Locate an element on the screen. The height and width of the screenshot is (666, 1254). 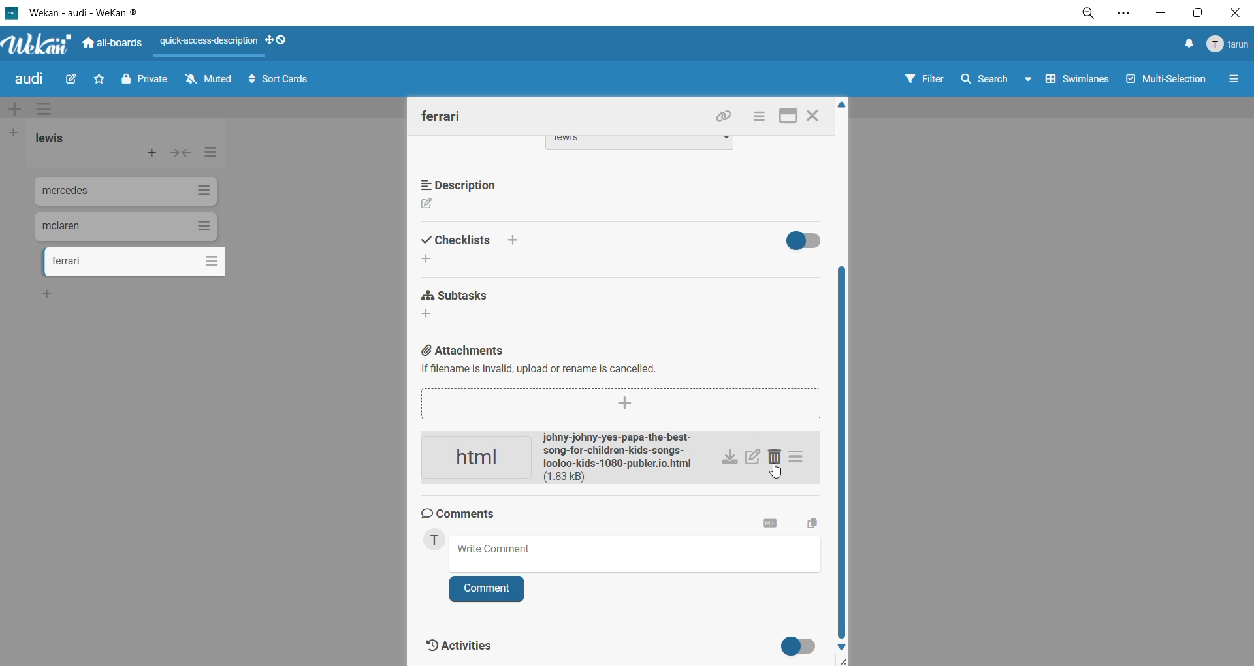
maximize is located at coordinates (1195, 15).